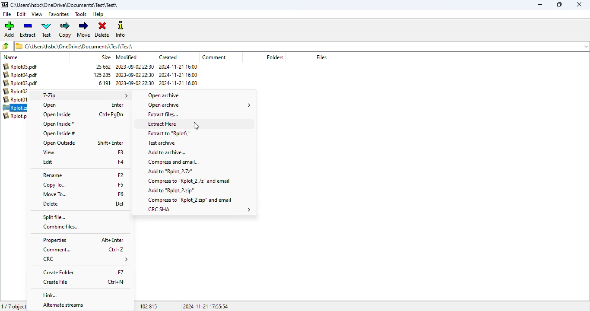 The height and width of the screenshot is (311, 590). What do you see at coordinates (76, 46) in the screenshot?
I see `| C:\Users\hsbc\OneDrive\Documents\ Test\ Test\` at bounding box center [76, 46].